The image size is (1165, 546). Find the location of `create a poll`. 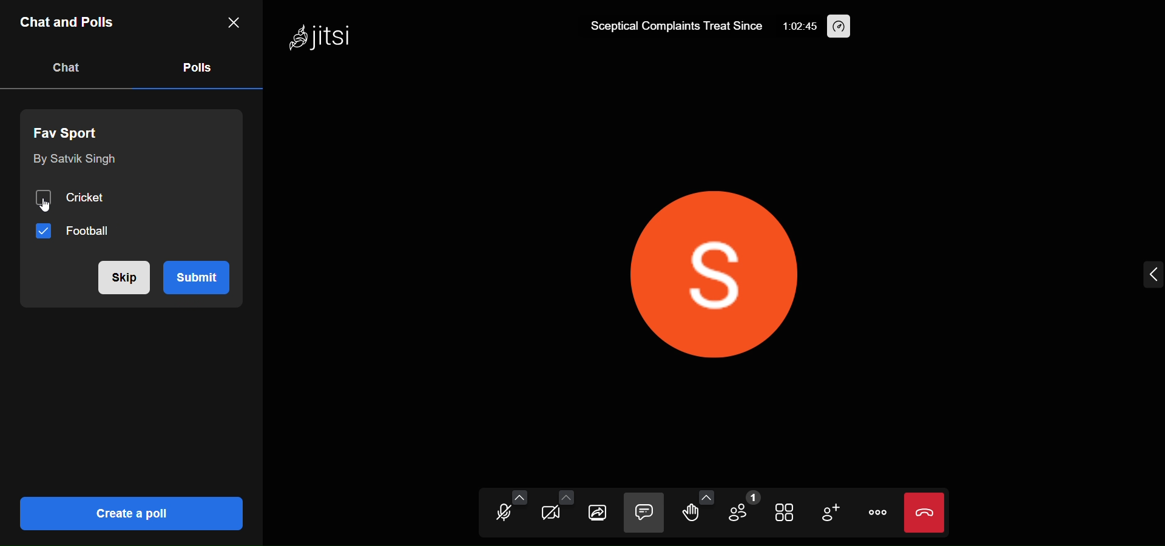

create a poll is located at coordinates (129, 513).